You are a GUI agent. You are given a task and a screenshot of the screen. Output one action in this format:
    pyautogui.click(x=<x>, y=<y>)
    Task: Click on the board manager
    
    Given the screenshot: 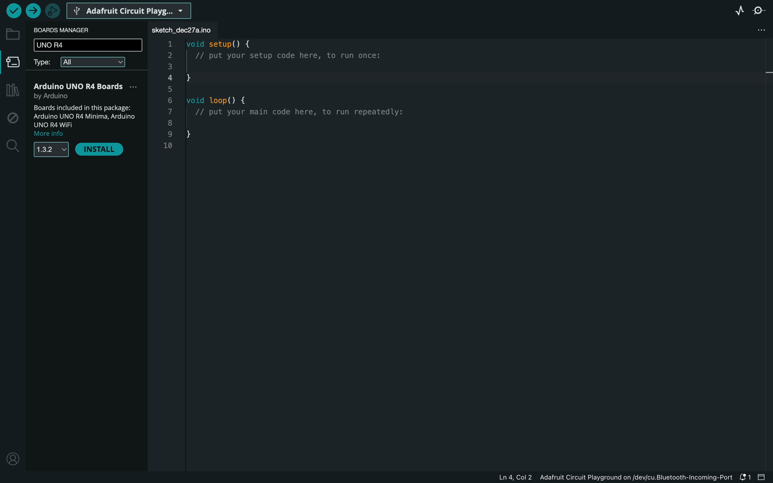 What is the action you would take?
    pyautogui.click(x=14, y=63)
    